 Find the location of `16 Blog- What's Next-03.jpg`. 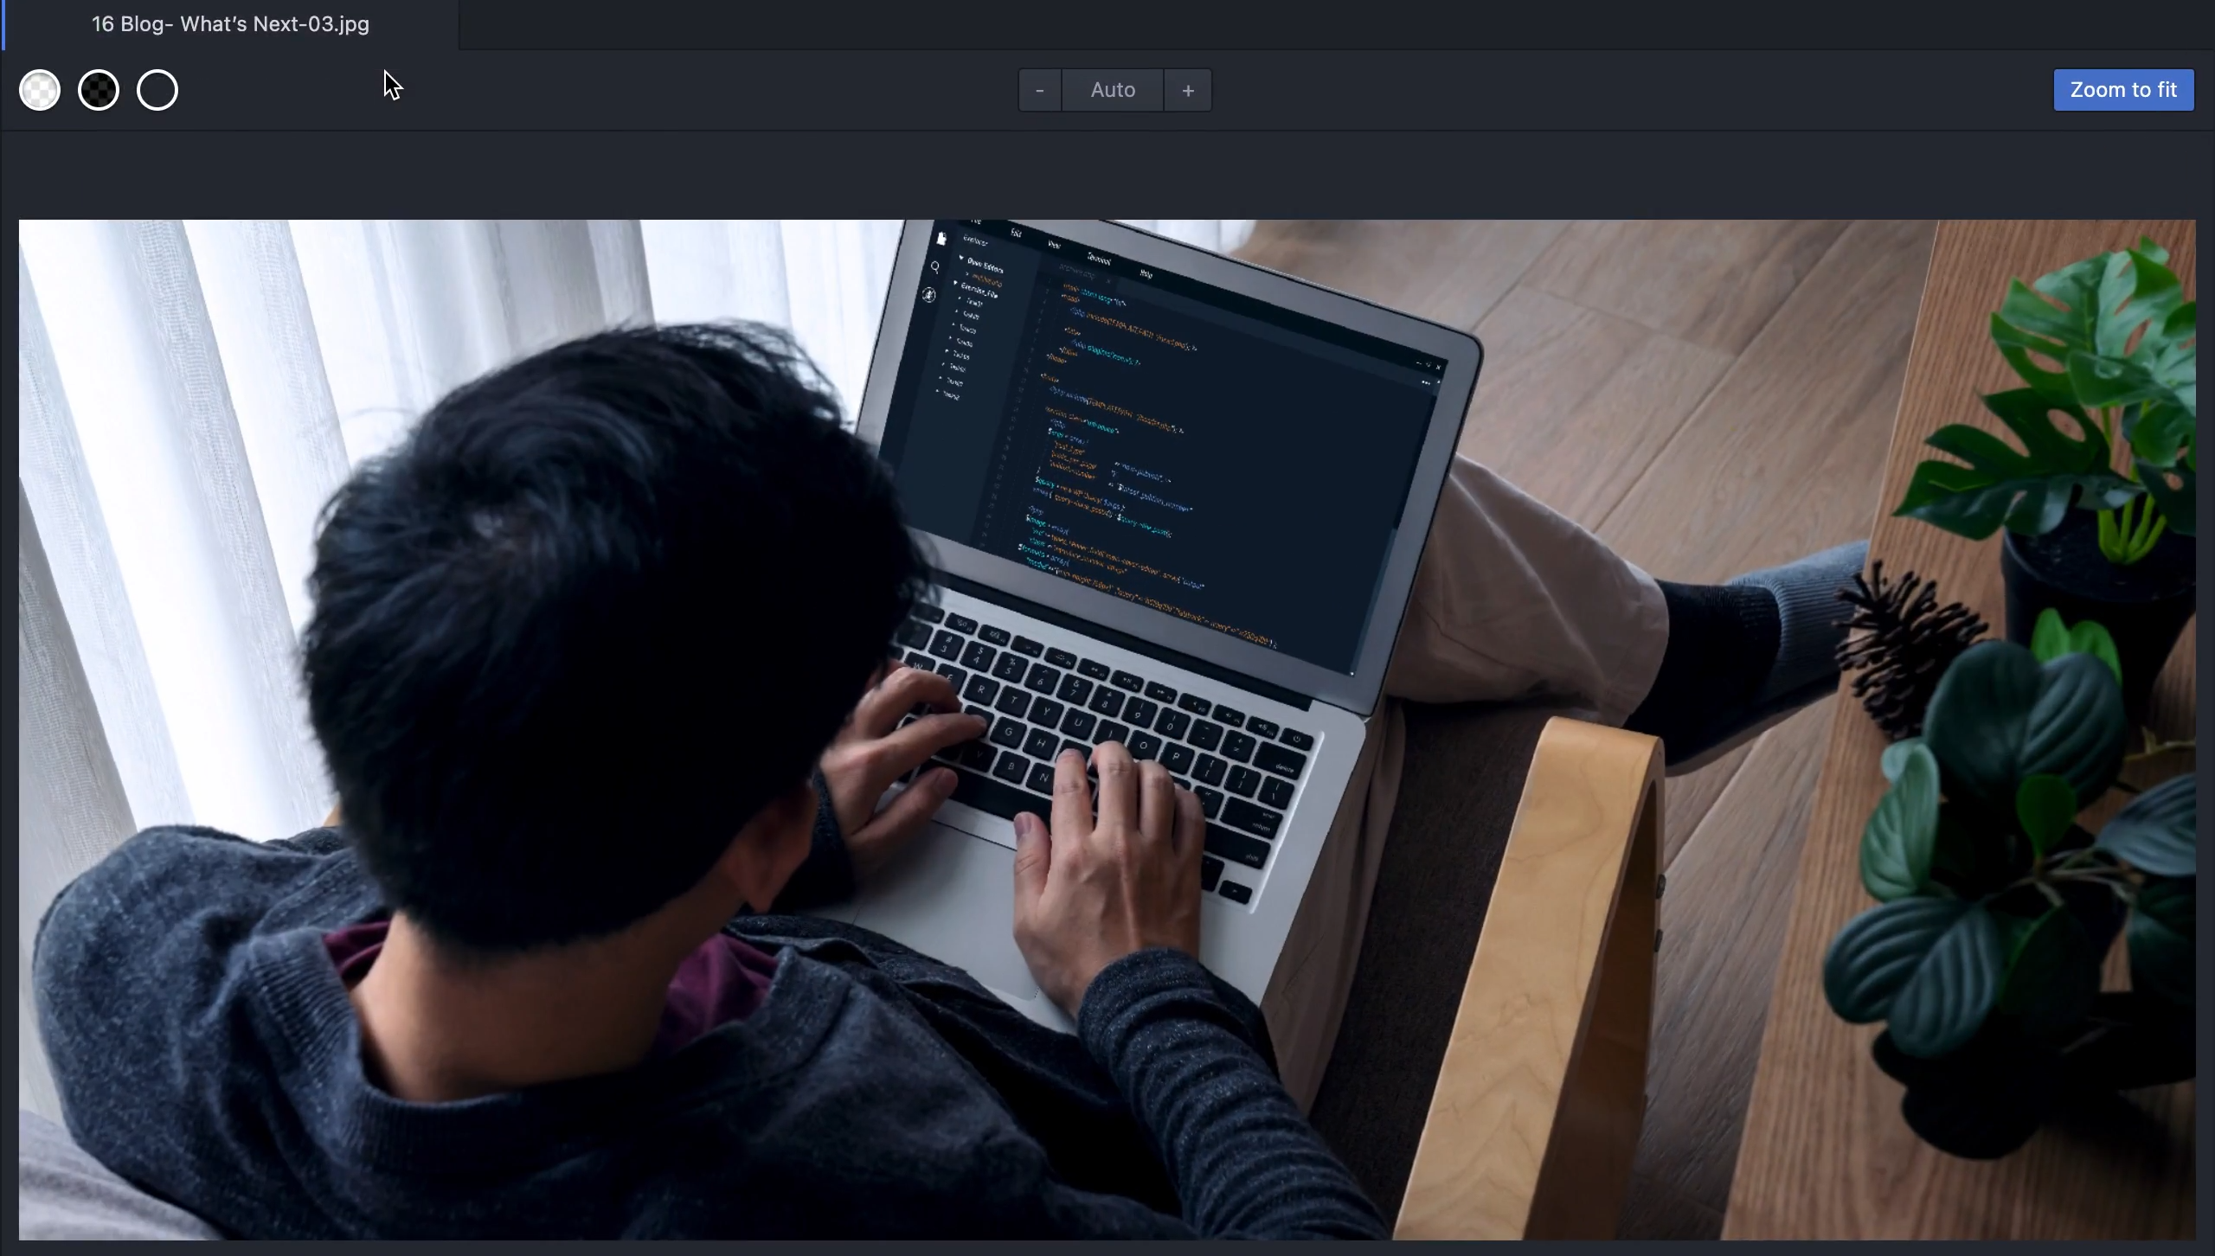

16 Blog- What's Next-03.jpg is located at coordinates (231, 28).